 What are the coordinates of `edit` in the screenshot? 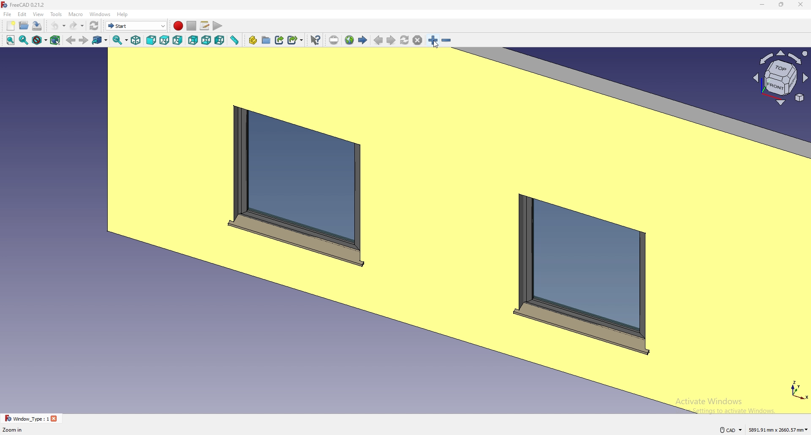 It's located at (23, 14).